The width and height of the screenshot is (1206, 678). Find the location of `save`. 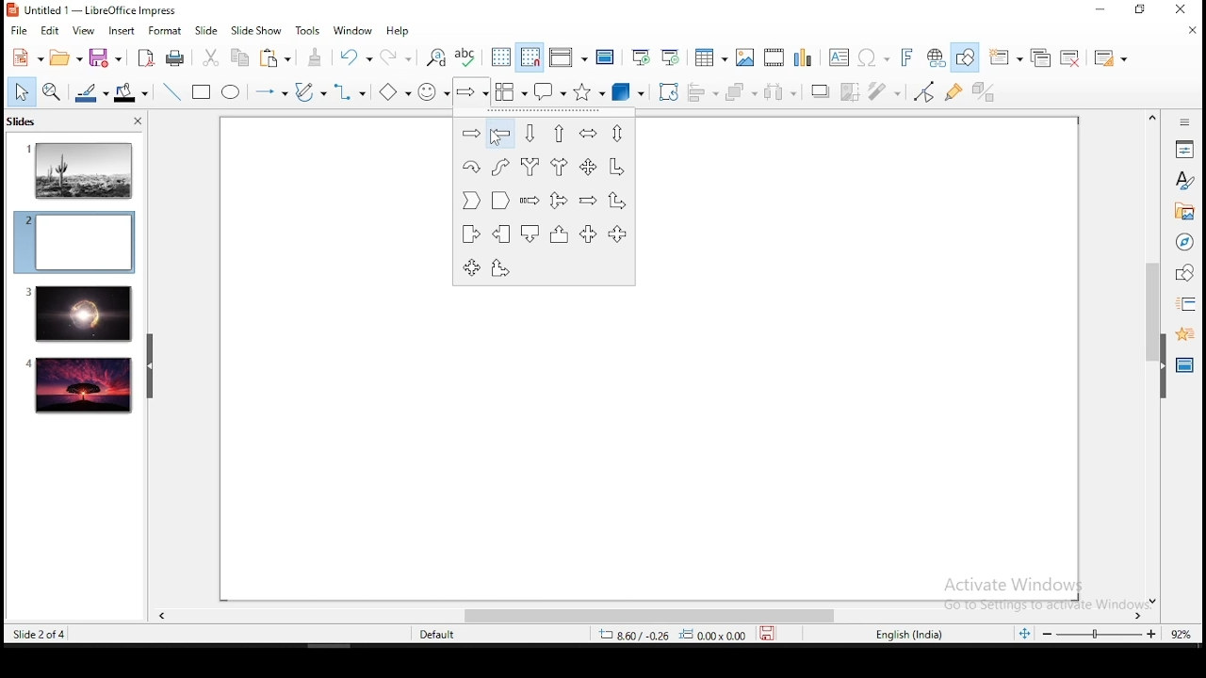

save is located at coordinates (772, 635).